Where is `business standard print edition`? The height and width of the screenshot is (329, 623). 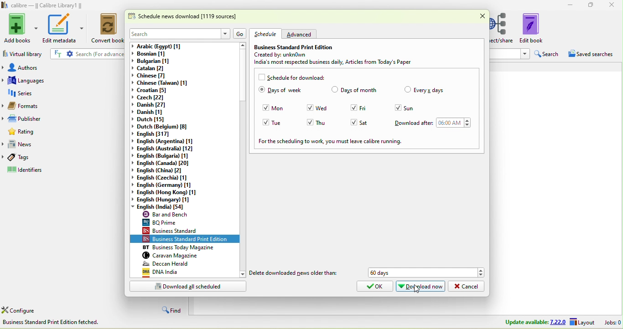 business standard print edition is located at coordinates (294, 46).